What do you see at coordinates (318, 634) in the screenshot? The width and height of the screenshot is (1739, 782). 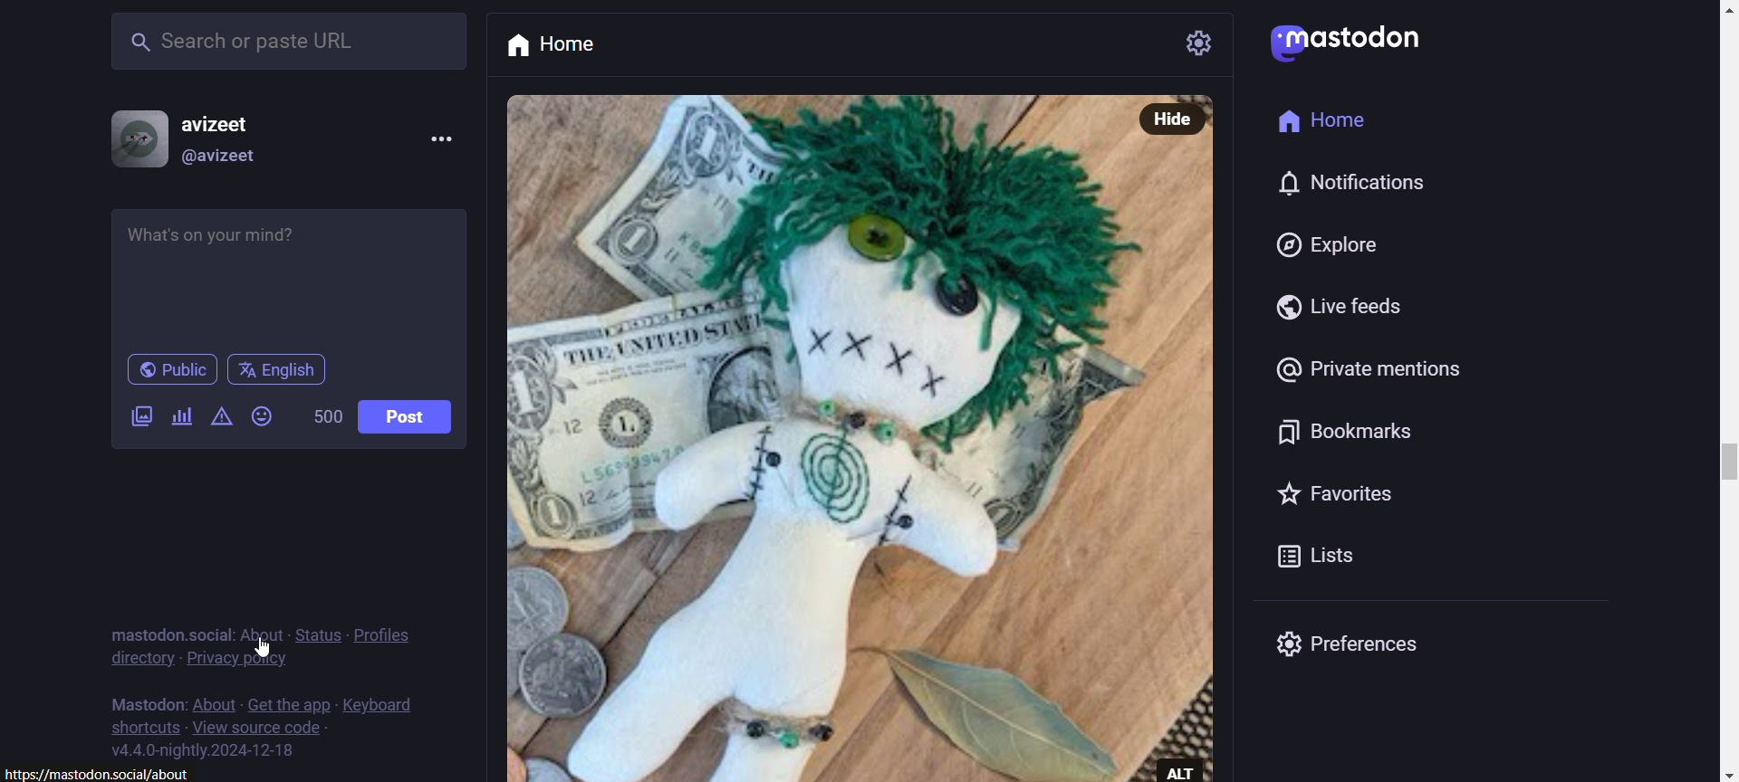 I see `status` at bounding box center [318, 634].